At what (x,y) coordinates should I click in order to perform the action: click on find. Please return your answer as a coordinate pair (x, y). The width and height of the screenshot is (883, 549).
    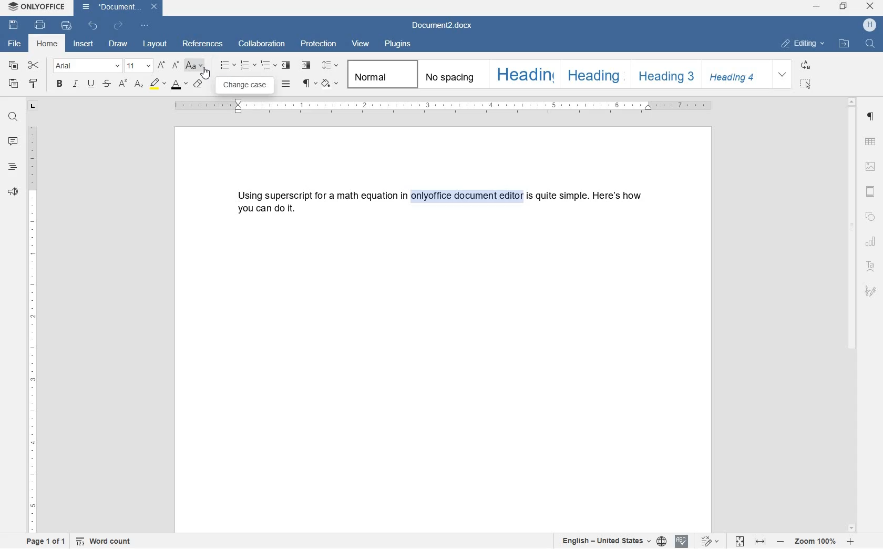
    Looking at the image, I should click on (13, 115).